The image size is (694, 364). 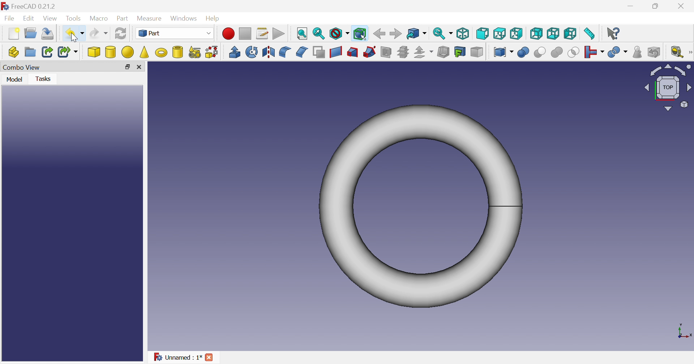 I want to click on Top, so click(x=500, y=33).